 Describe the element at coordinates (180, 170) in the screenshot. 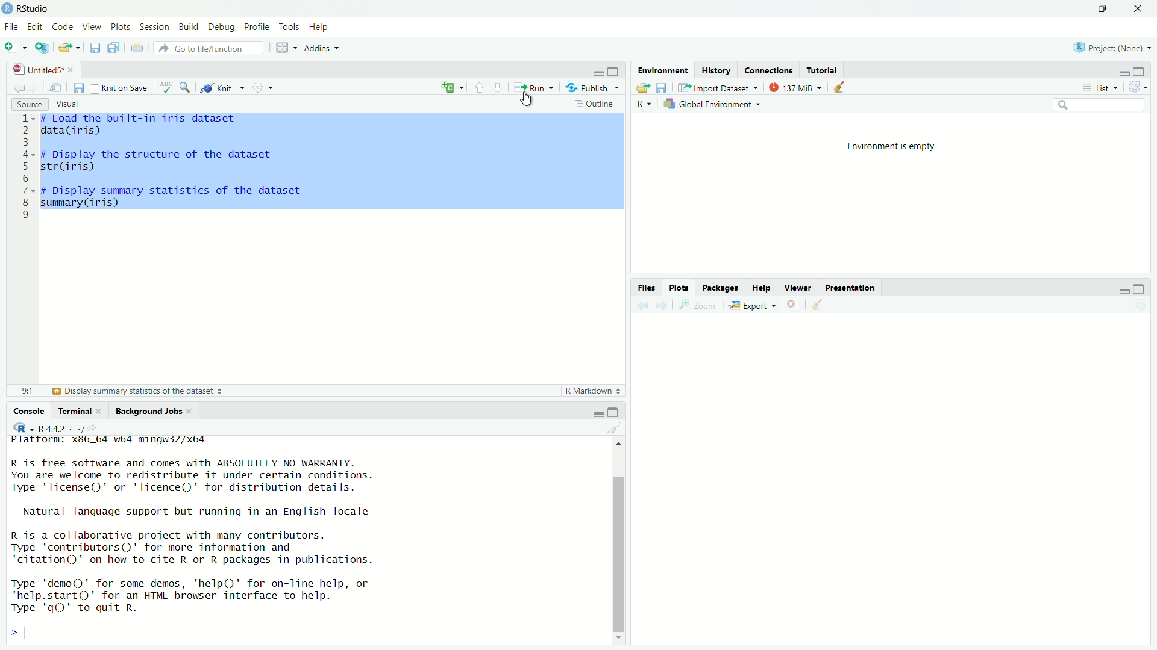

I see `# Load the built-in iris datasetdata(iris)# Display the structure of the datasetstr(iris)# Display summary statistics of the datasetsummary (iris)` at that location.